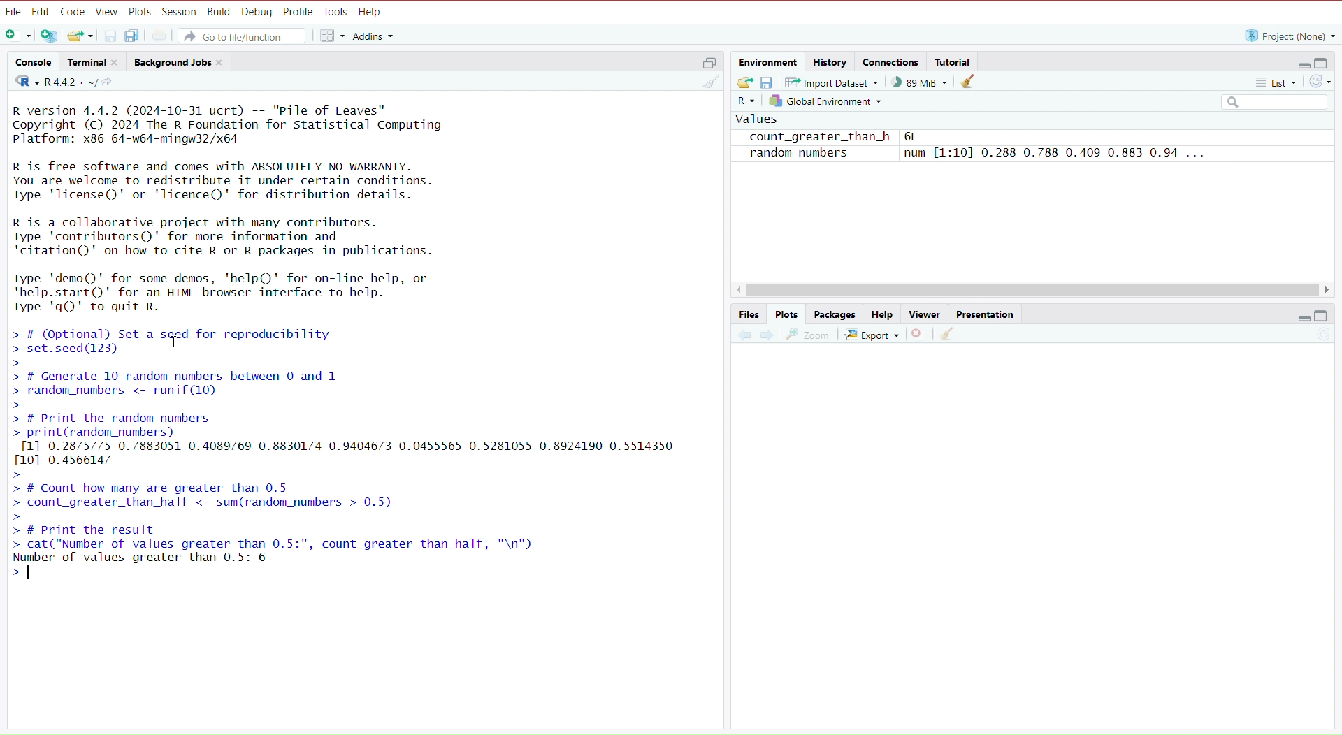 This screenshot has width=1342, height=735. I want to click on Clear, so click(709, 82).